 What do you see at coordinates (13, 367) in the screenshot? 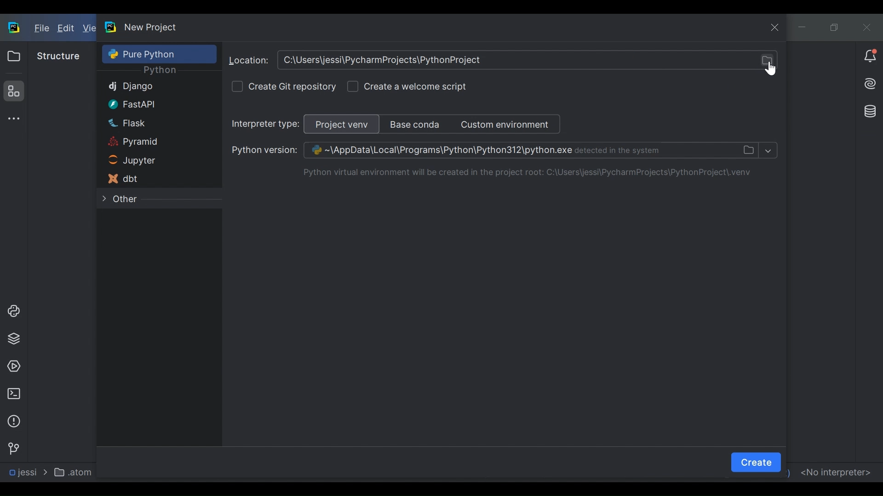
I see `Services` at bounding box center [13, 367].